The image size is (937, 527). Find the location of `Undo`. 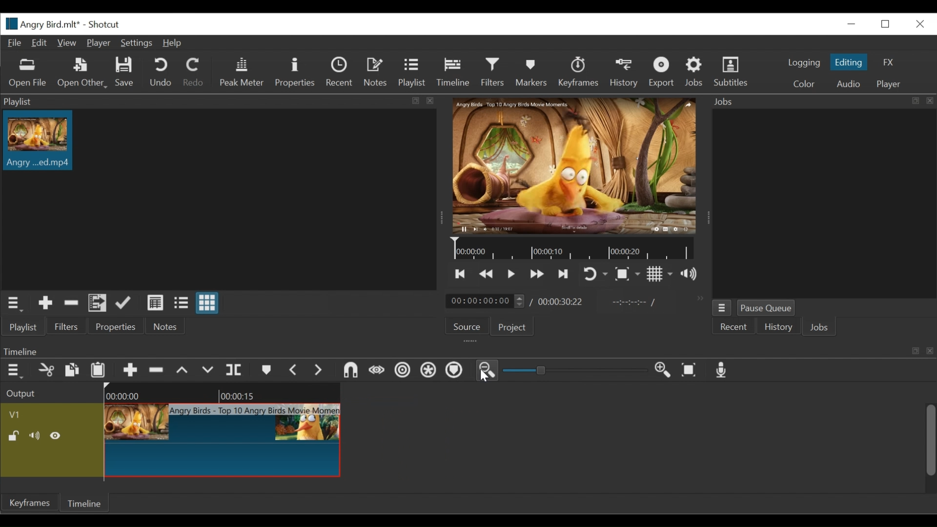

Undo is located at coordinates (161, 72).